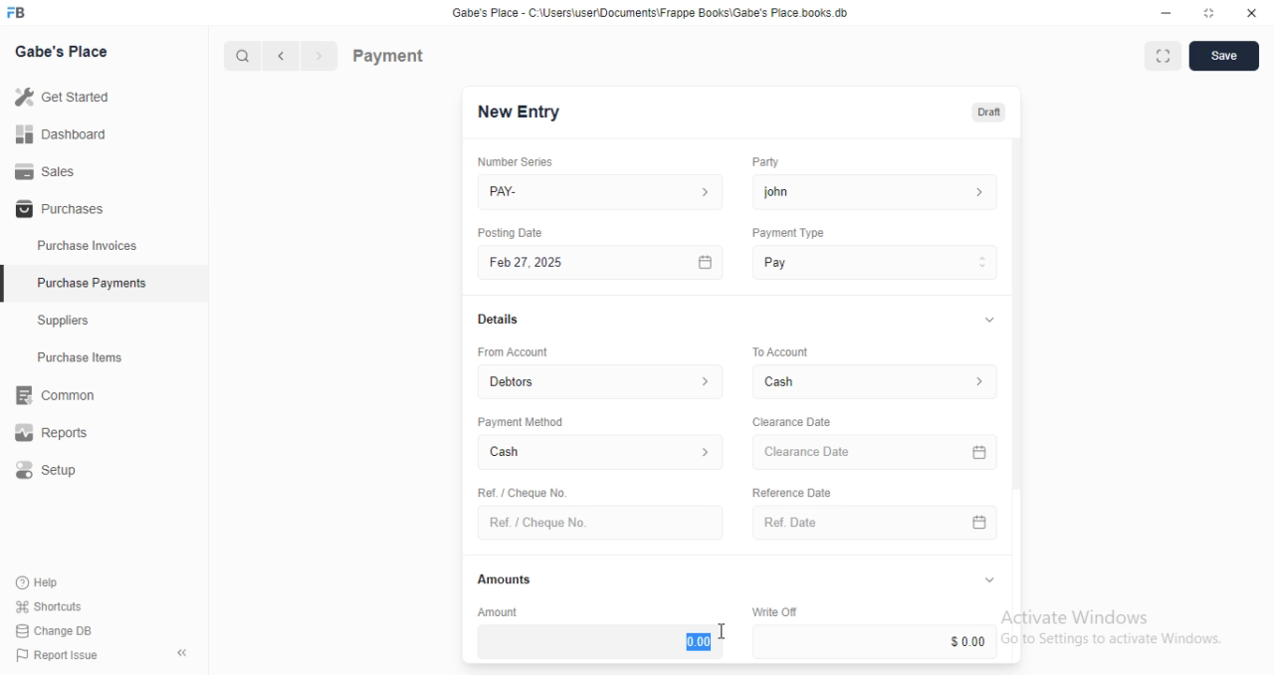 This screenshot has width=1274, height=675. I want to click on Ref. / Cheque No., so click(599, 523).